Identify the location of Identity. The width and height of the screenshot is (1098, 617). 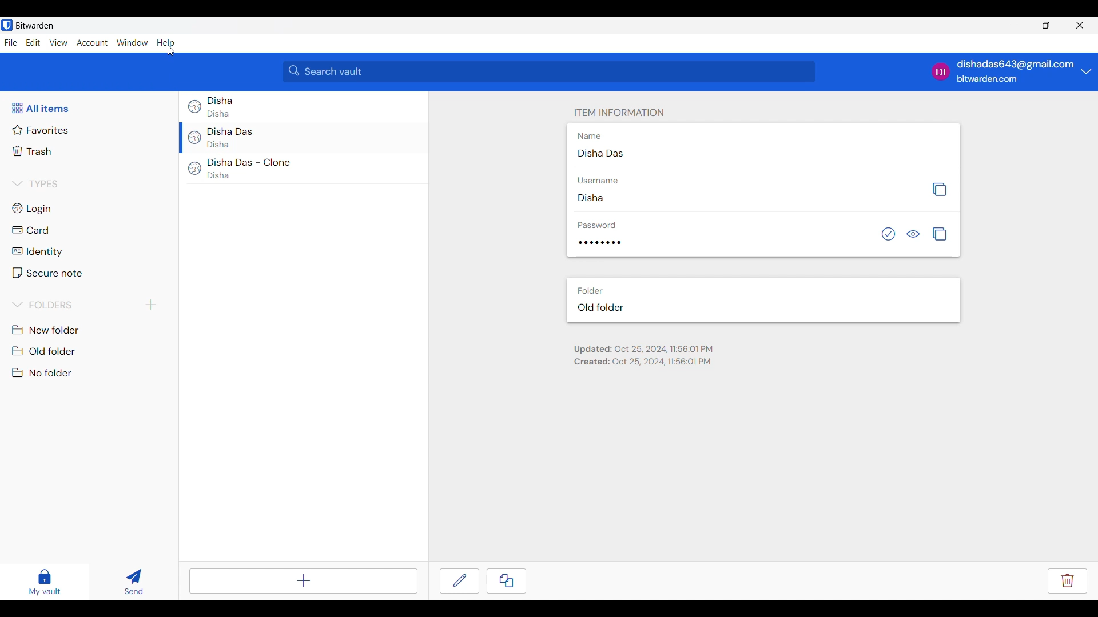
(36, 252).